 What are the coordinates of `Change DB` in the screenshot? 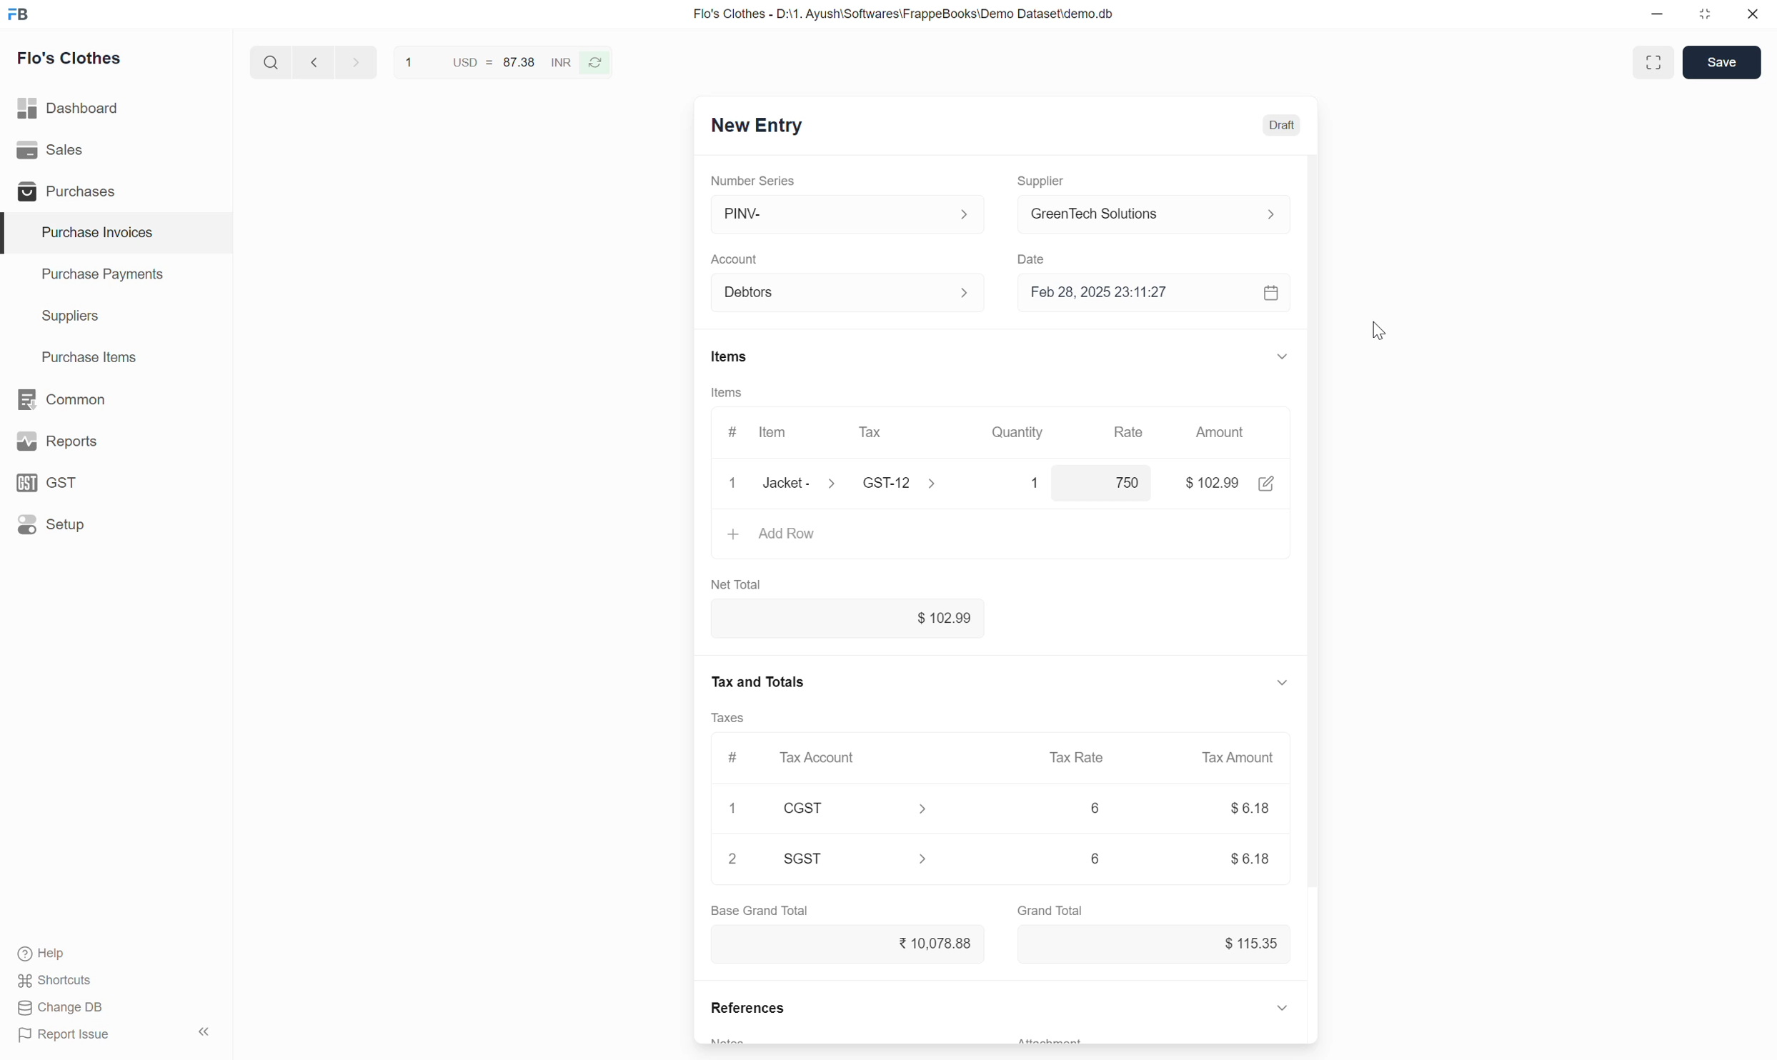 It's located at (61, 1008).